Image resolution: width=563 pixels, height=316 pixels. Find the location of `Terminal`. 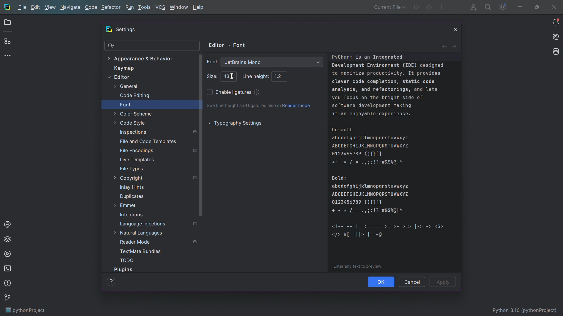

Terminal is located at coordinates (9, 269).